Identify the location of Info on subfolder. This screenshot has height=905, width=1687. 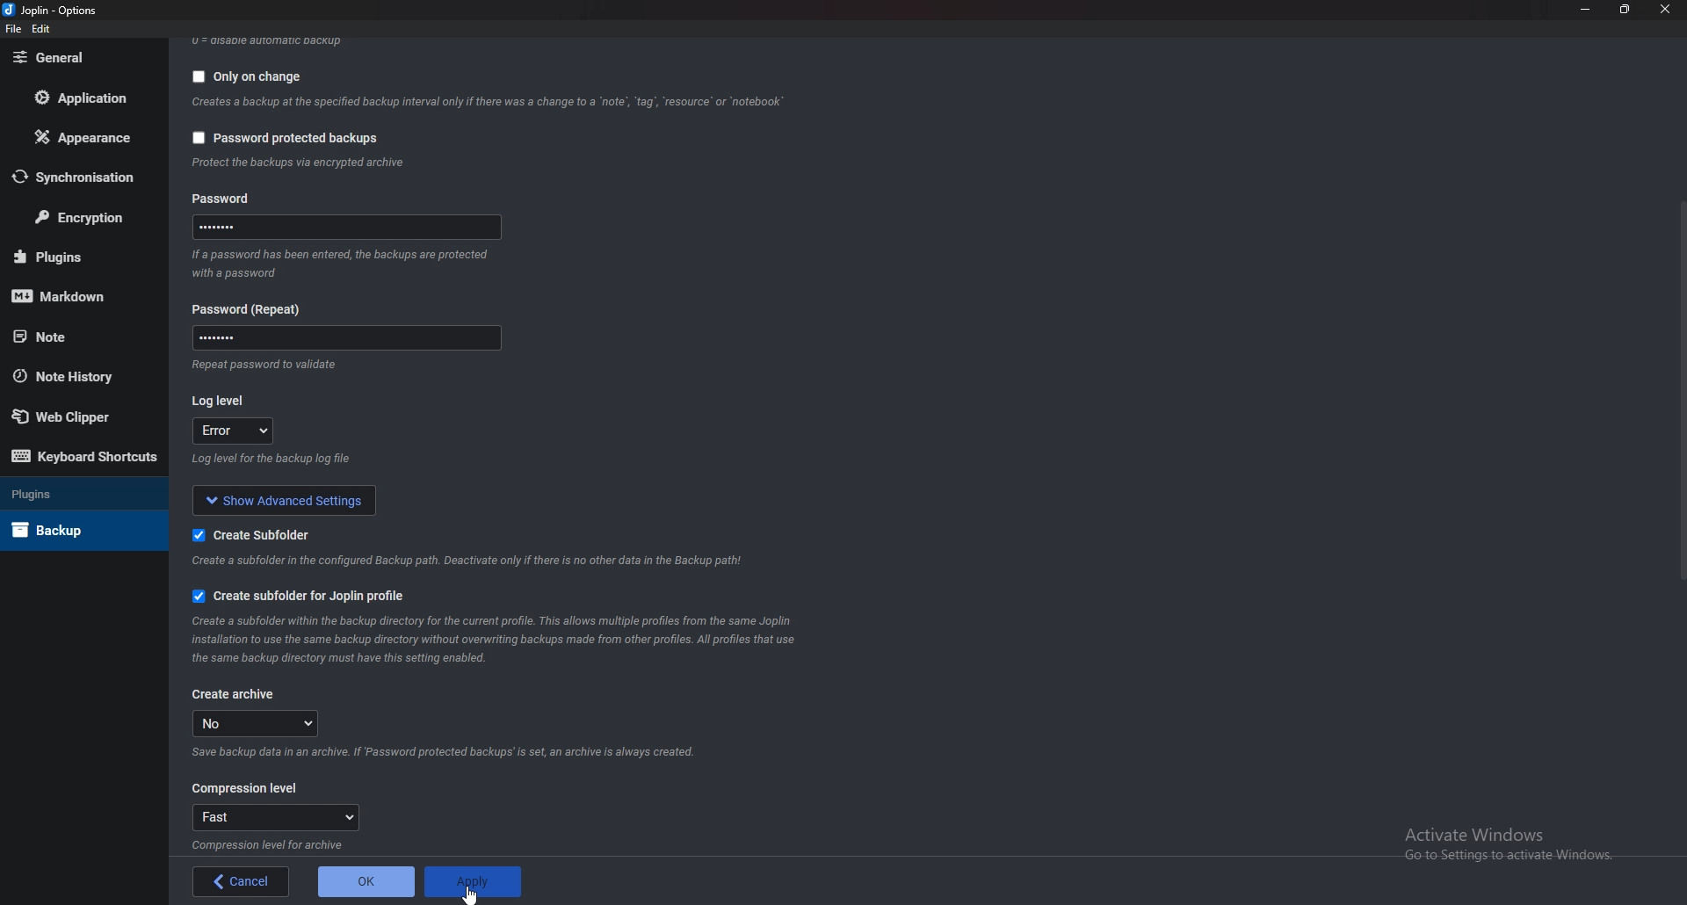
(467, 562).